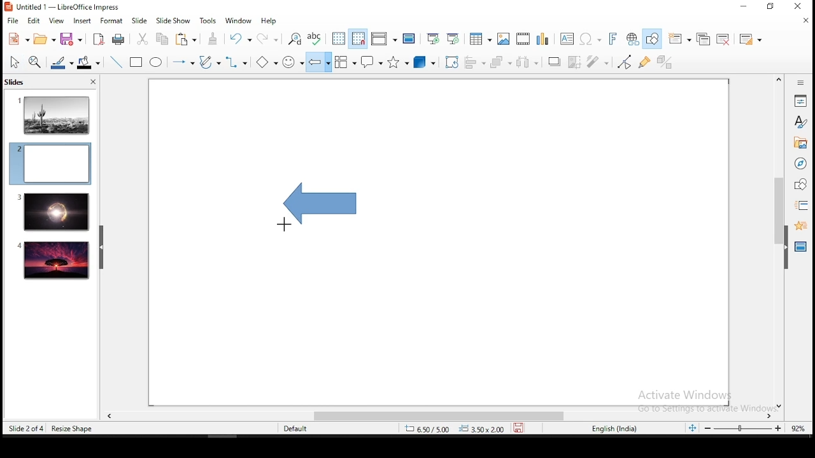 This screenshot has height=458, width=815. I want to click on export as pdf, so click(97, 39).